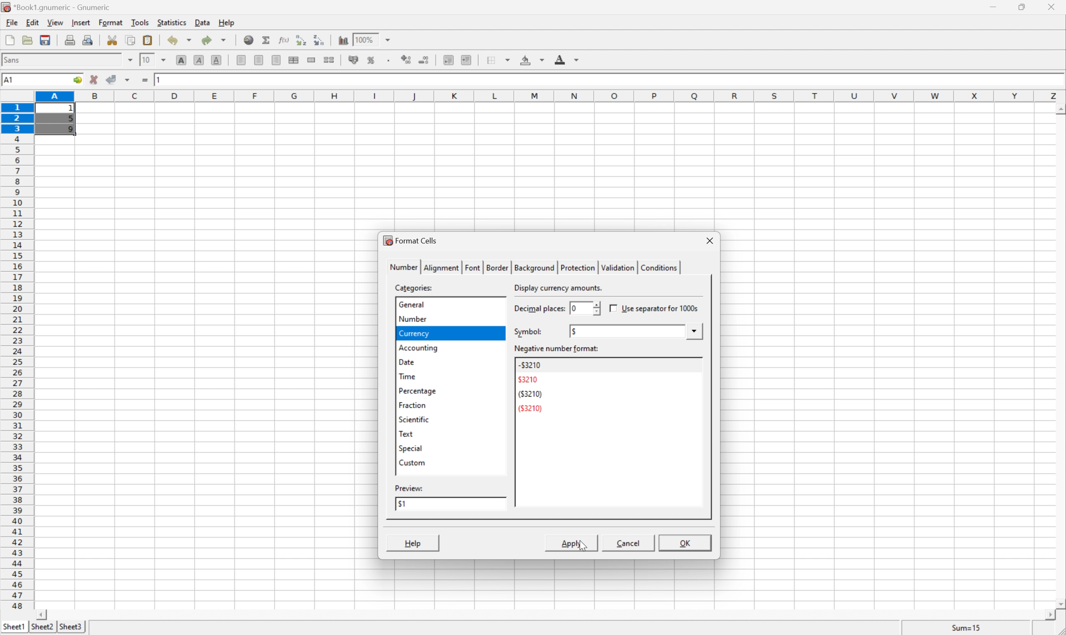 This screenshot has width=1066, height=635. What do you see at coordinates (302, 39) in the screenshot?
I see `Sort the selected region in ascending order based on the first column selected` at bounding box center [302, 39].